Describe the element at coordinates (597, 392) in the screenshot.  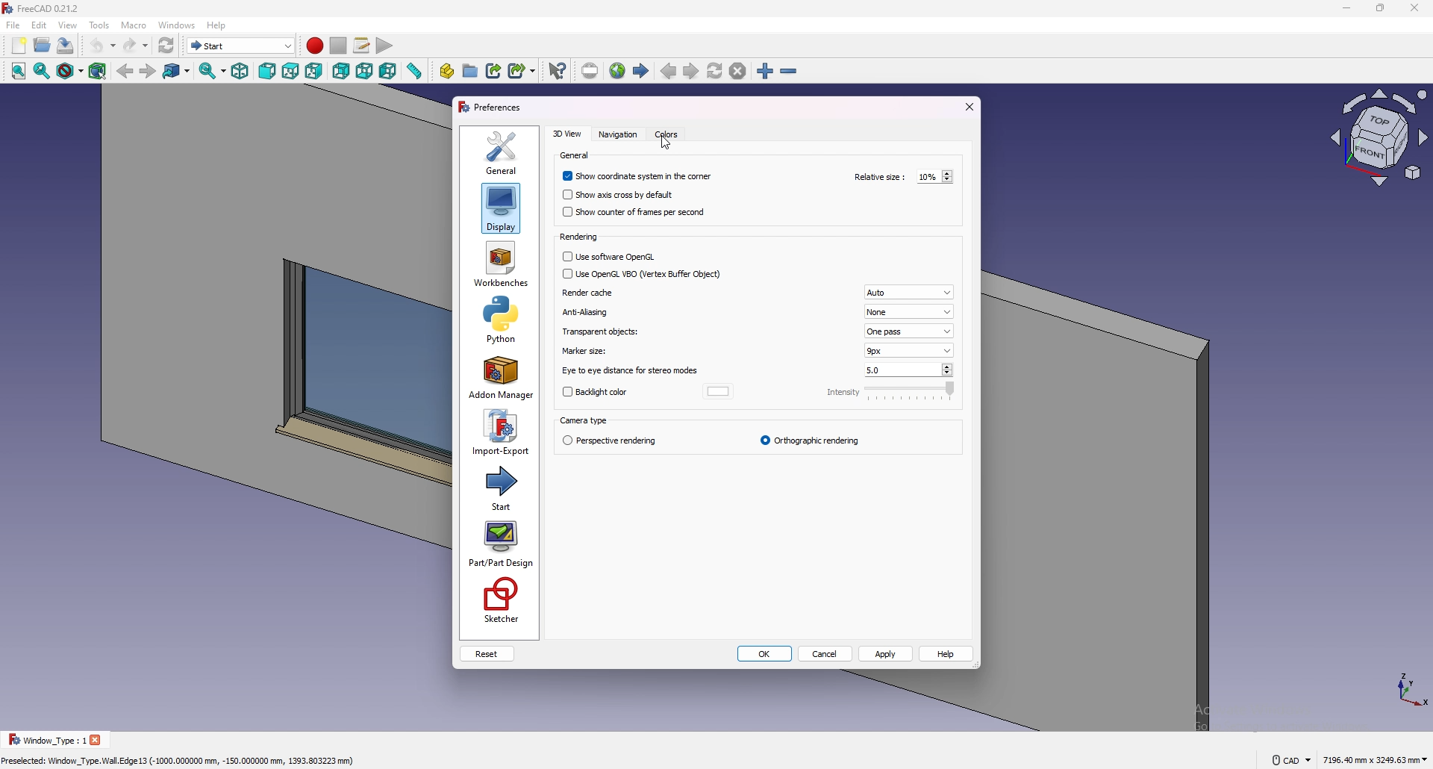
I see `backlight color` at that location.